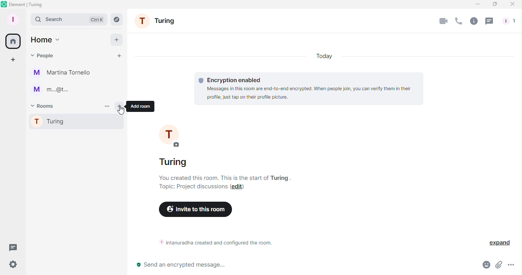 This screenshot has height=275, width=522. Describe the element at coordinates (191, 187) in the screenshot. I see `Topic` at that location.